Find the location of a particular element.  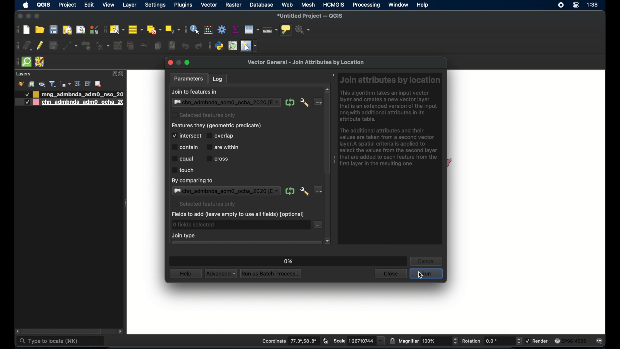

toggle editing is located at coordinates (40, 47).